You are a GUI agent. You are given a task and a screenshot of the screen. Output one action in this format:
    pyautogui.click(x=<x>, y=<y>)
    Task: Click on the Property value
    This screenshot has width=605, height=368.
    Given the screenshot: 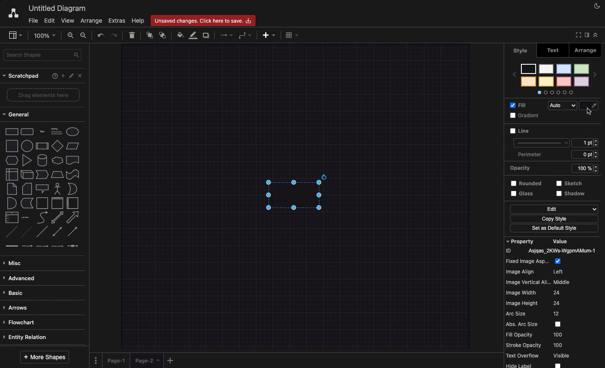 What is the action you would take?
    pyautogui.click(x=555, y=302)
    